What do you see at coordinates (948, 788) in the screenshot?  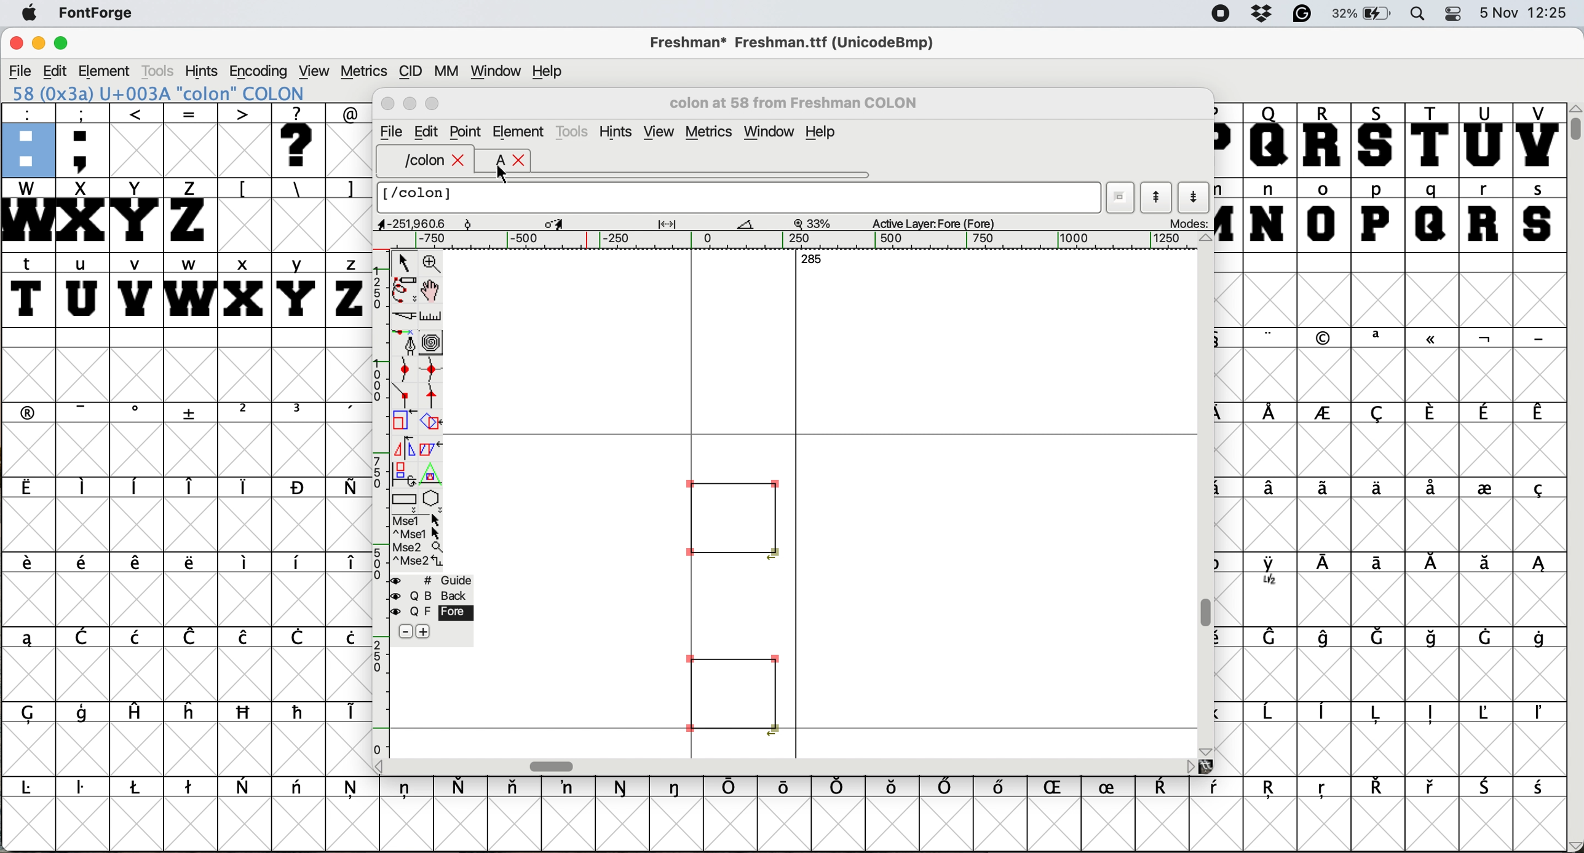 I see `symbol` at bounding box center [948, 788].